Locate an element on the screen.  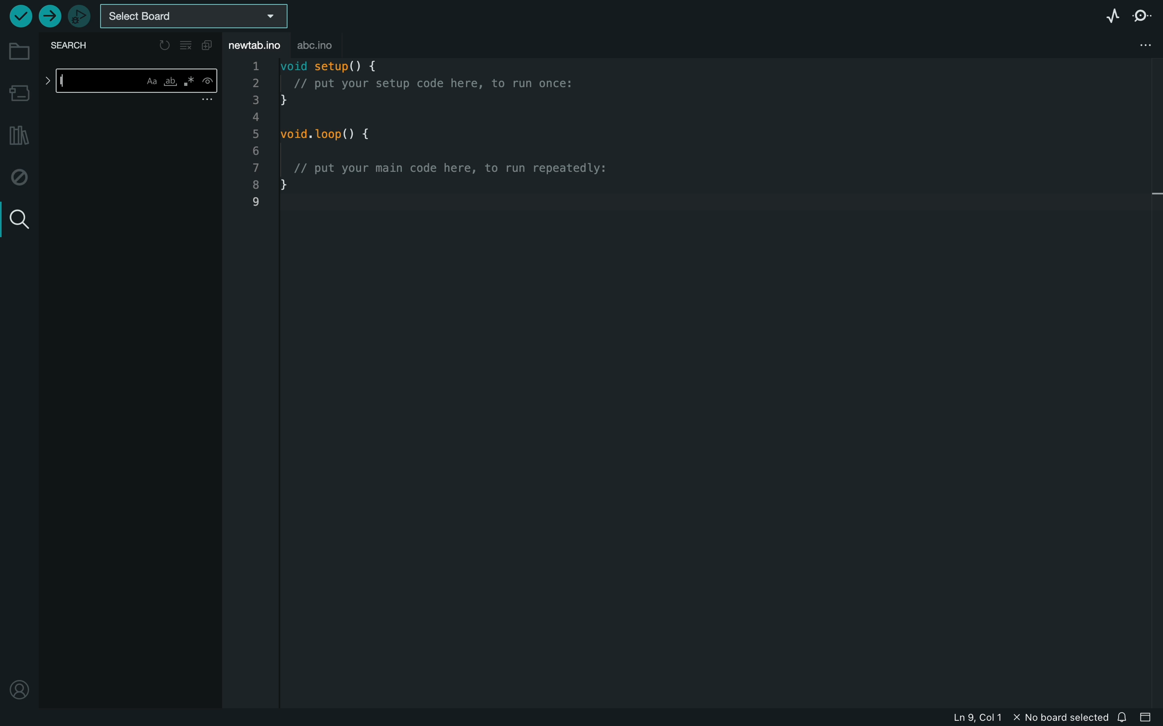
clear is located at coordinates (186, 46).